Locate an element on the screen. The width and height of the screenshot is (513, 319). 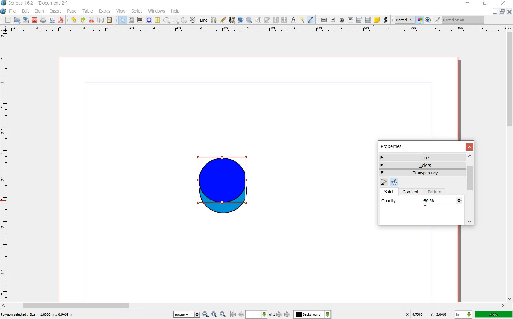
unlink text frames is located at coordinates (285, 20).